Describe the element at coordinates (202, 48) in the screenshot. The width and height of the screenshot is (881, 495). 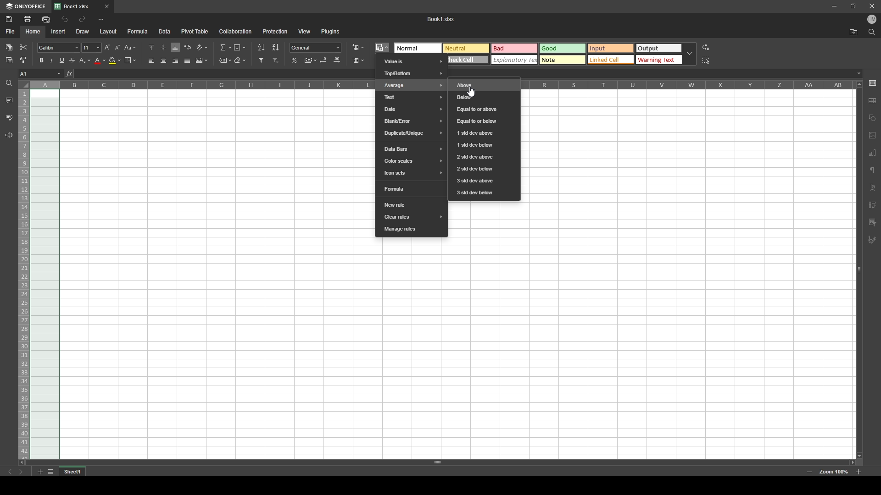
I see `orientation` at that location.